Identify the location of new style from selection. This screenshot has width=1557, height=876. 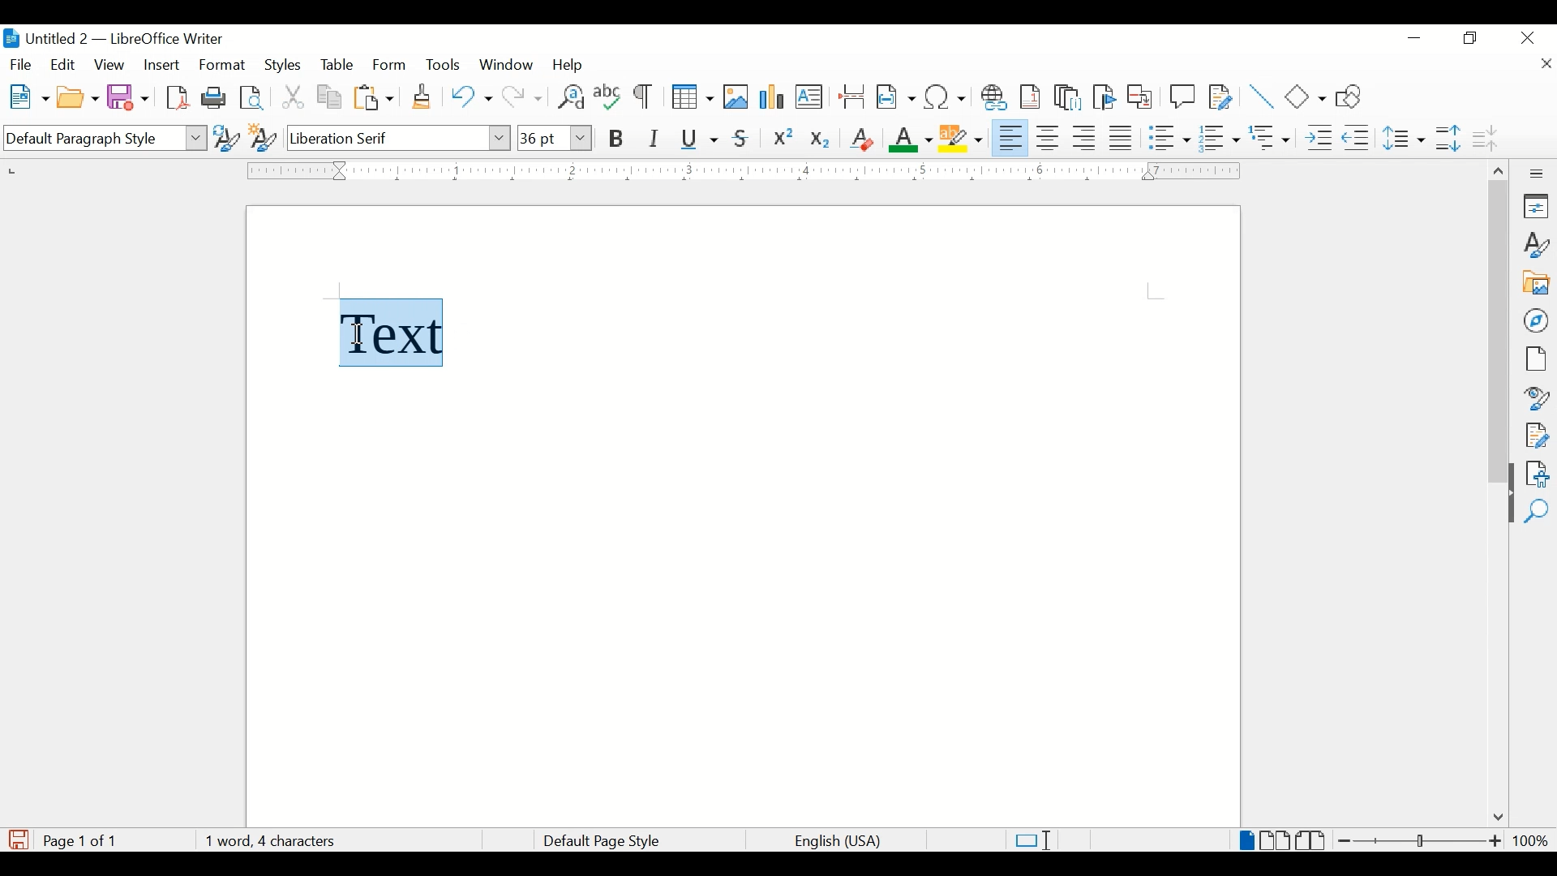
(264, 135).